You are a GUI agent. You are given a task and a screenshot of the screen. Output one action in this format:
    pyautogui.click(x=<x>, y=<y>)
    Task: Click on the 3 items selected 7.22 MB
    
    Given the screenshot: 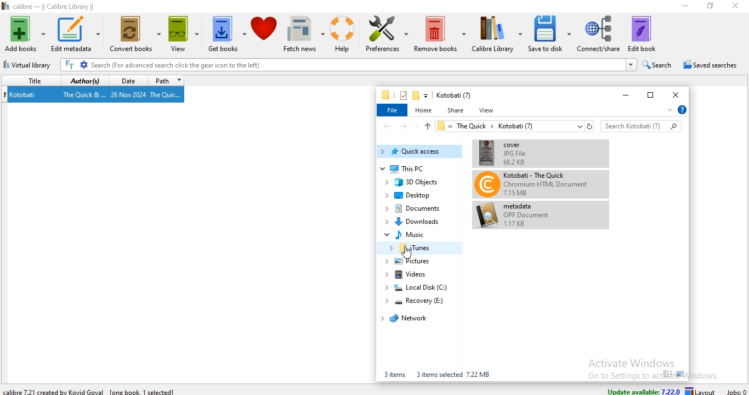 What is the action you would take?
    pyautogui.click(x=454, y=374)
    